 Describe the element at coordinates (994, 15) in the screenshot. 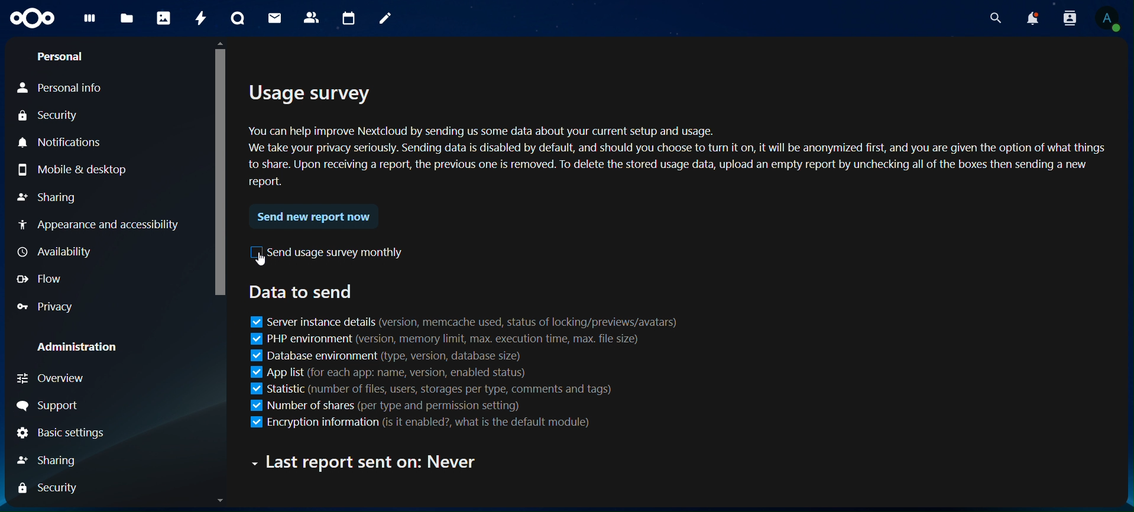

I see `search` at that location.